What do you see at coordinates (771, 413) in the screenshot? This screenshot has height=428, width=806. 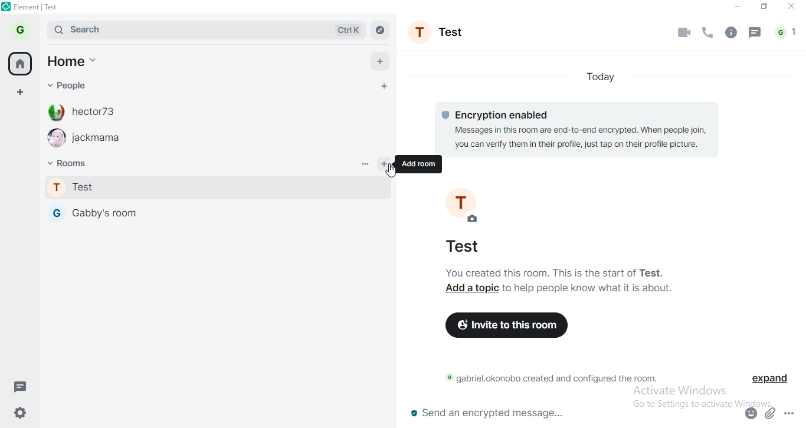 I see `attachment` at bounding box center [771, 413].